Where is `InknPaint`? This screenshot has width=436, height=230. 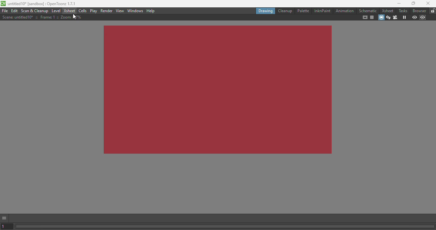
InknPaint is located at coordinates (322, 11).